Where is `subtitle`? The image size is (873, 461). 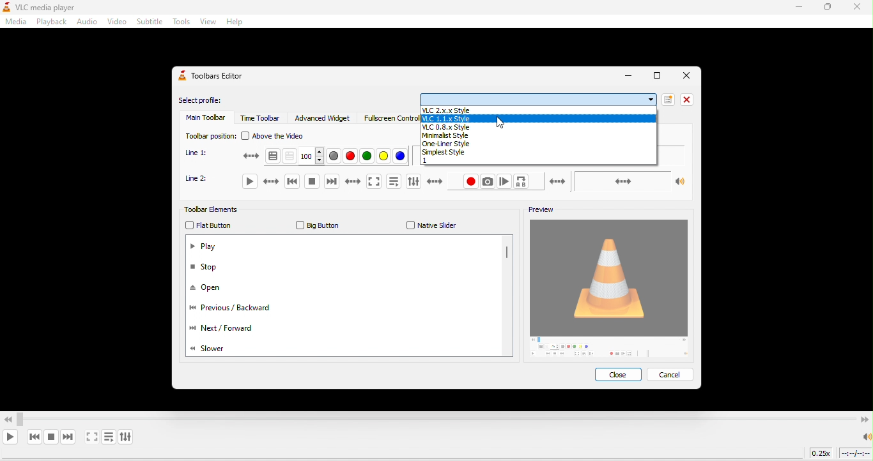
subtitle is located at coordinates (150, 22).